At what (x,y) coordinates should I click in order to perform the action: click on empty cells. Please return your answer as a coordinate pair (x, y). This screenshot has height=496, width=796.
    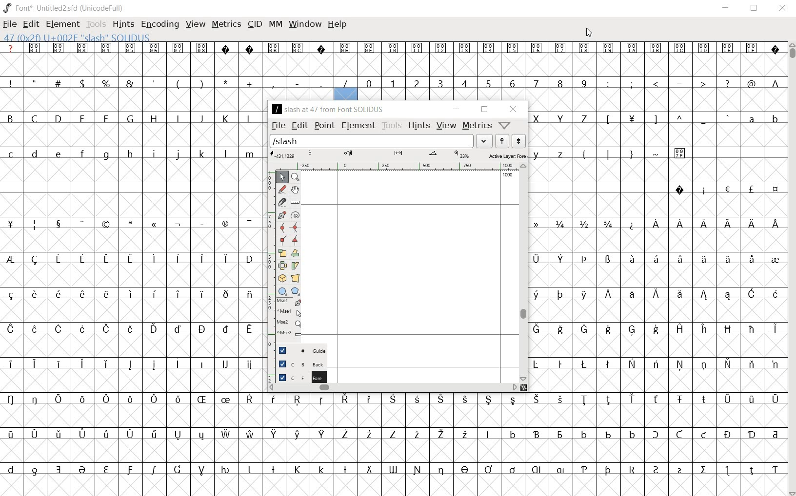
    Looking at the image, I should click on (133, 242).